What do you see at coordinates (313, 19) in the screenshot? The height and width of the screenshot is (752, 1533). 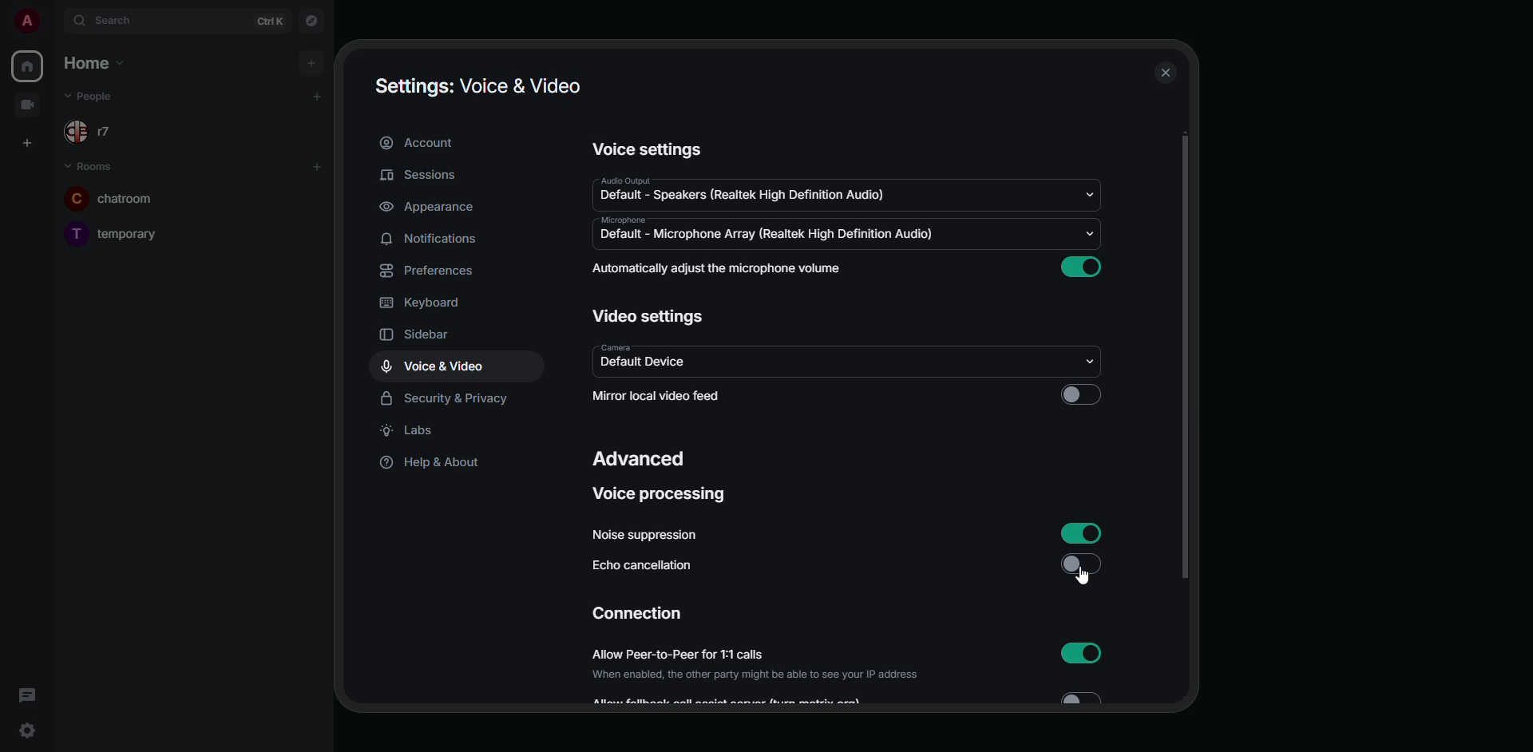 I see `navigator` at bounding box center [313, 19].